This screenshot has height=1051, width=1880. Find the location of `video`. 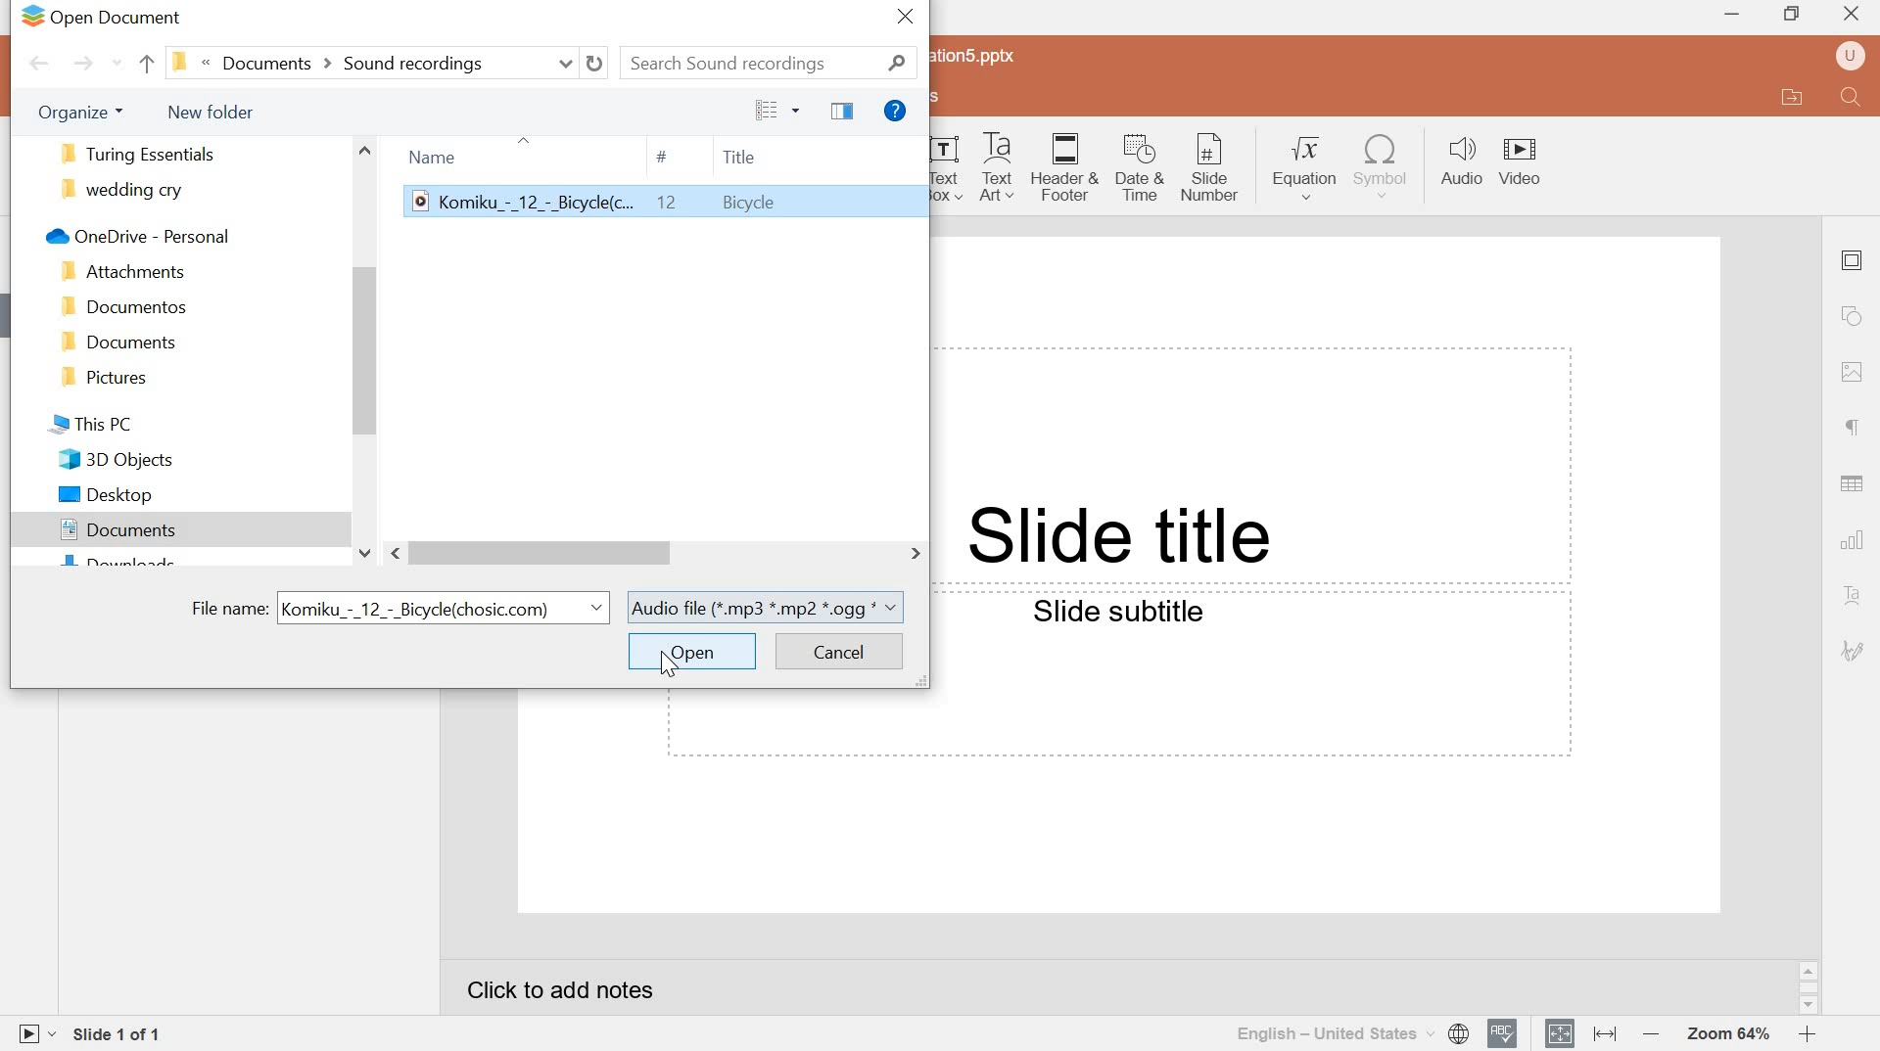

video is located at coordinates (1520, 178).